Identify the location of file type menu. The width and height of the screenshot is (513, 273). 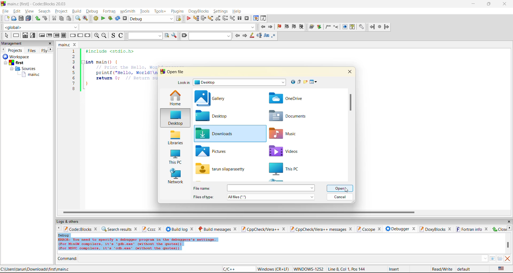
(271, 197).